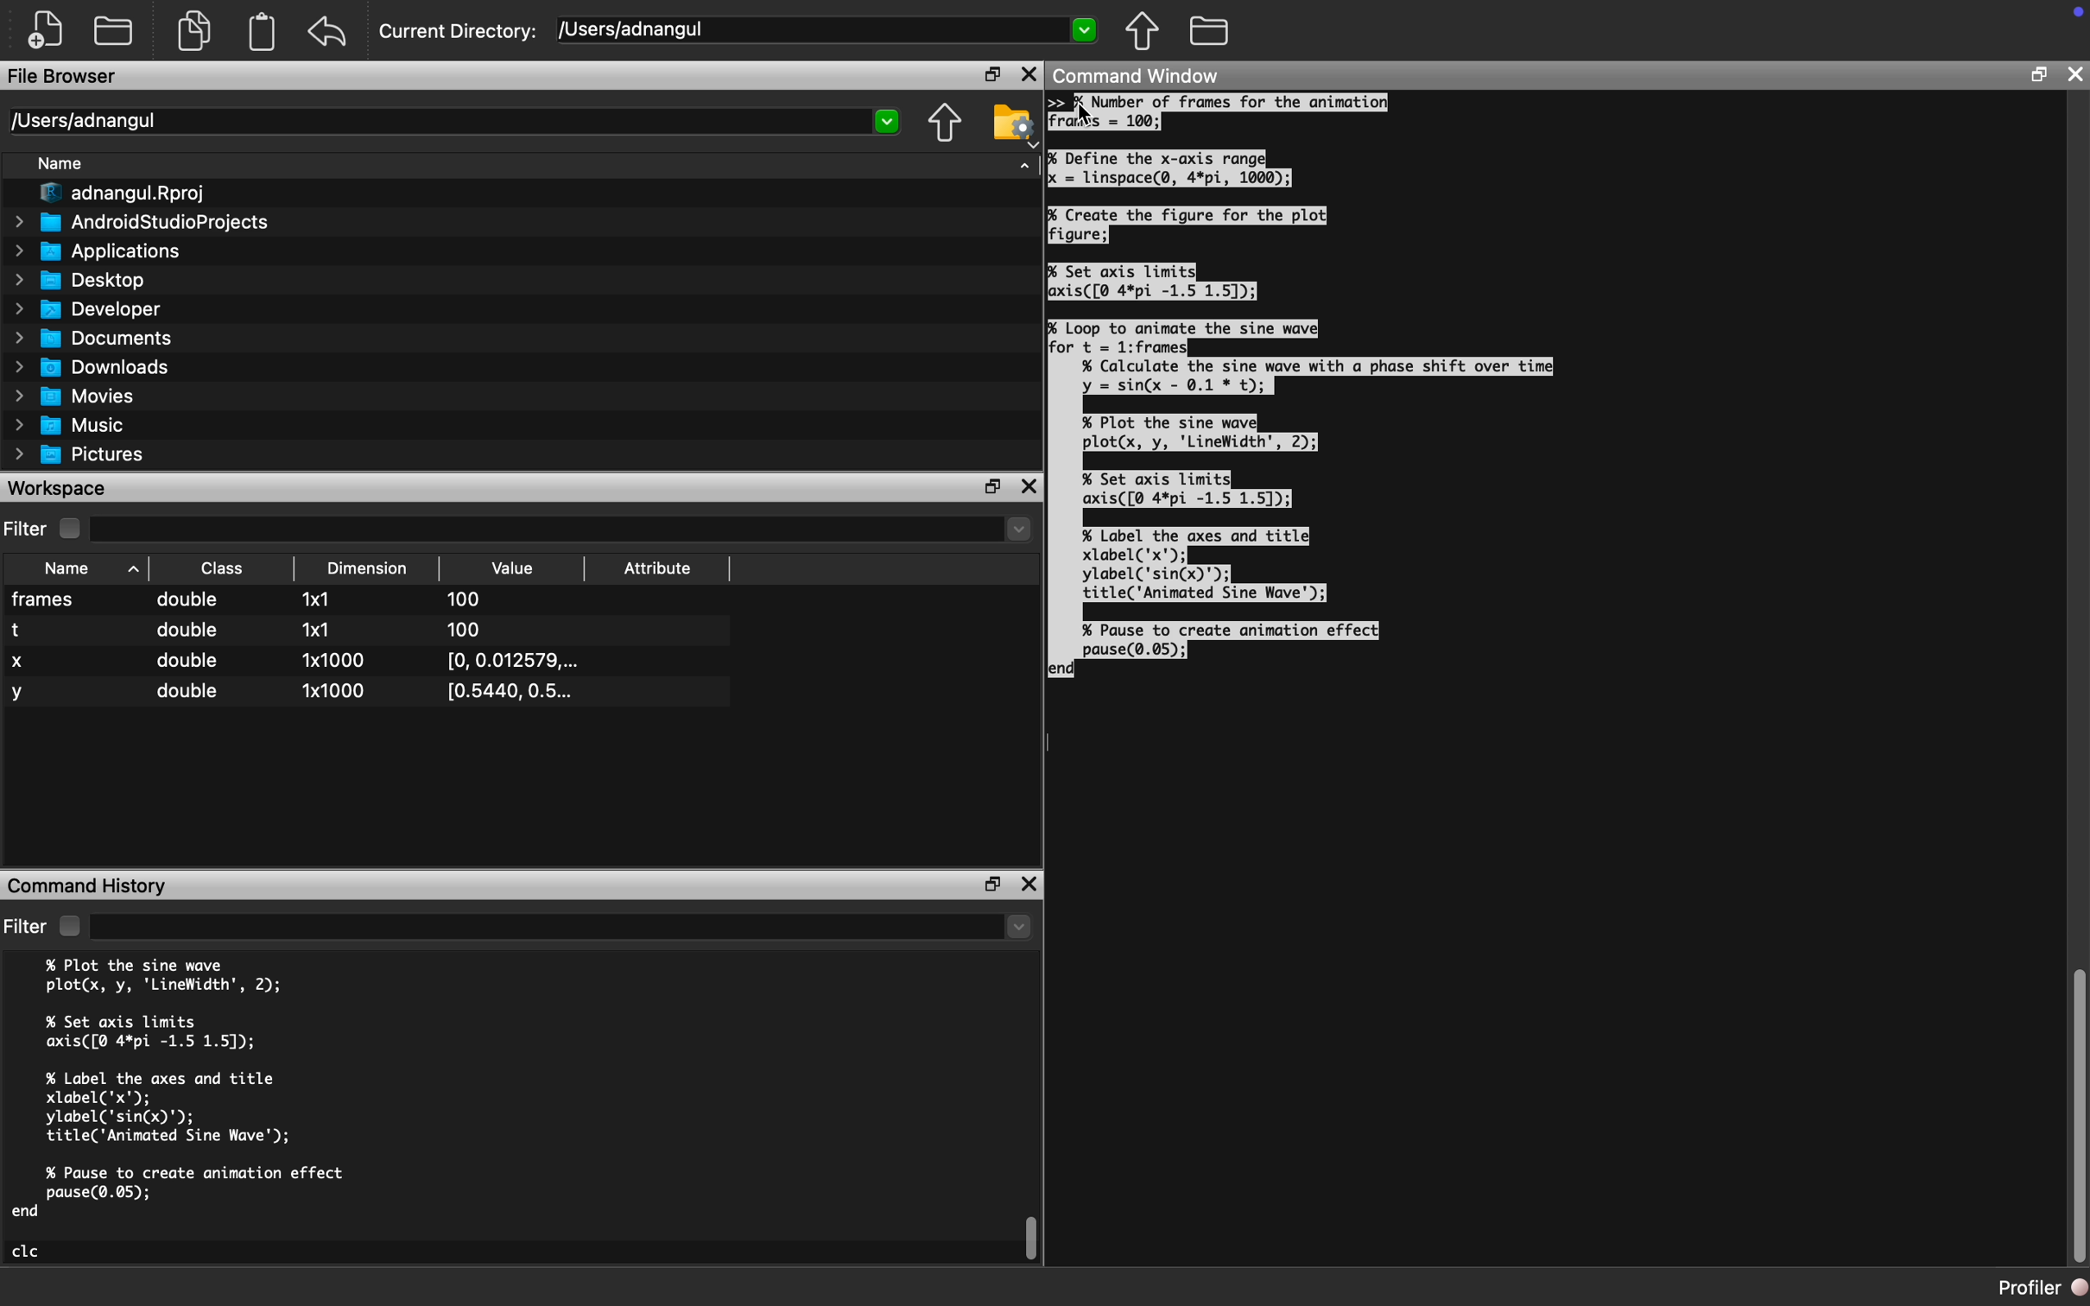 The height and width of the screenshot is (1306, 2090). I want to click on scroll, so click(1033, 1237).